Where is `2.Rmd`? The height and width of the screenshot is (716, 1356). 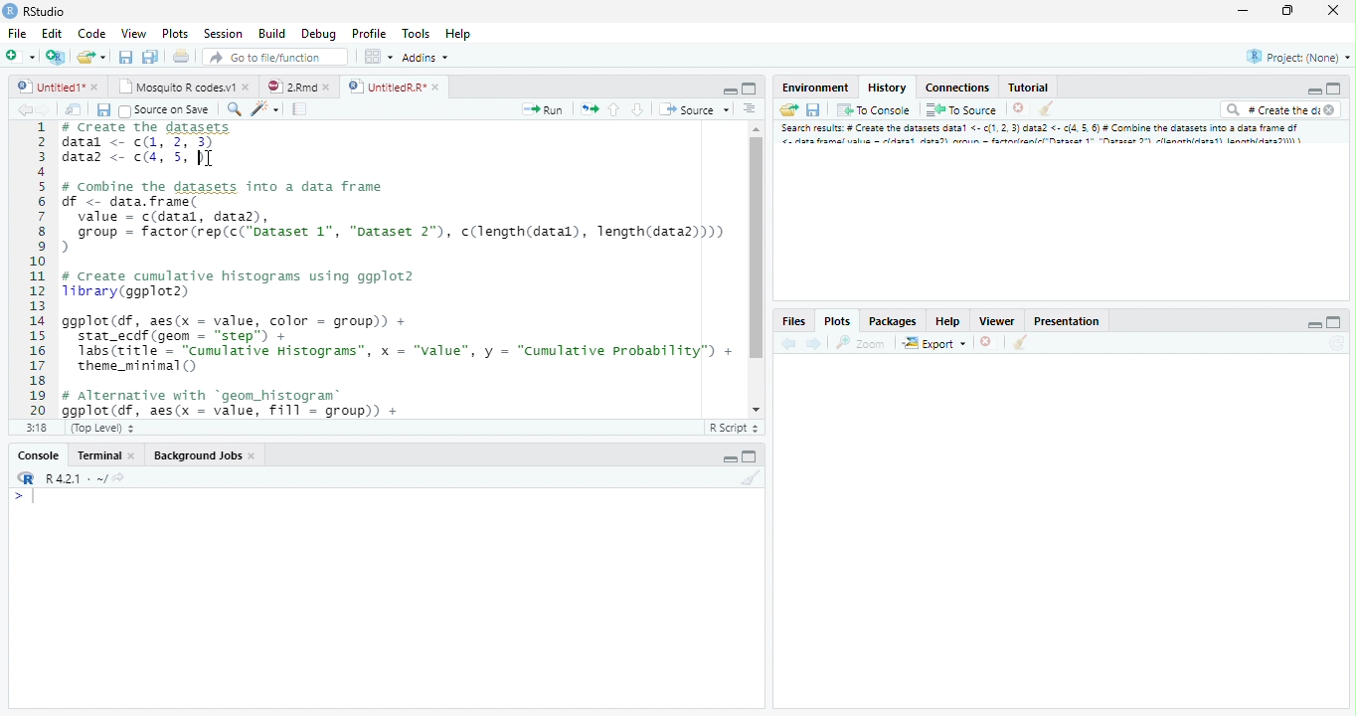
2.Rmd is located at coordinates (296, 85).